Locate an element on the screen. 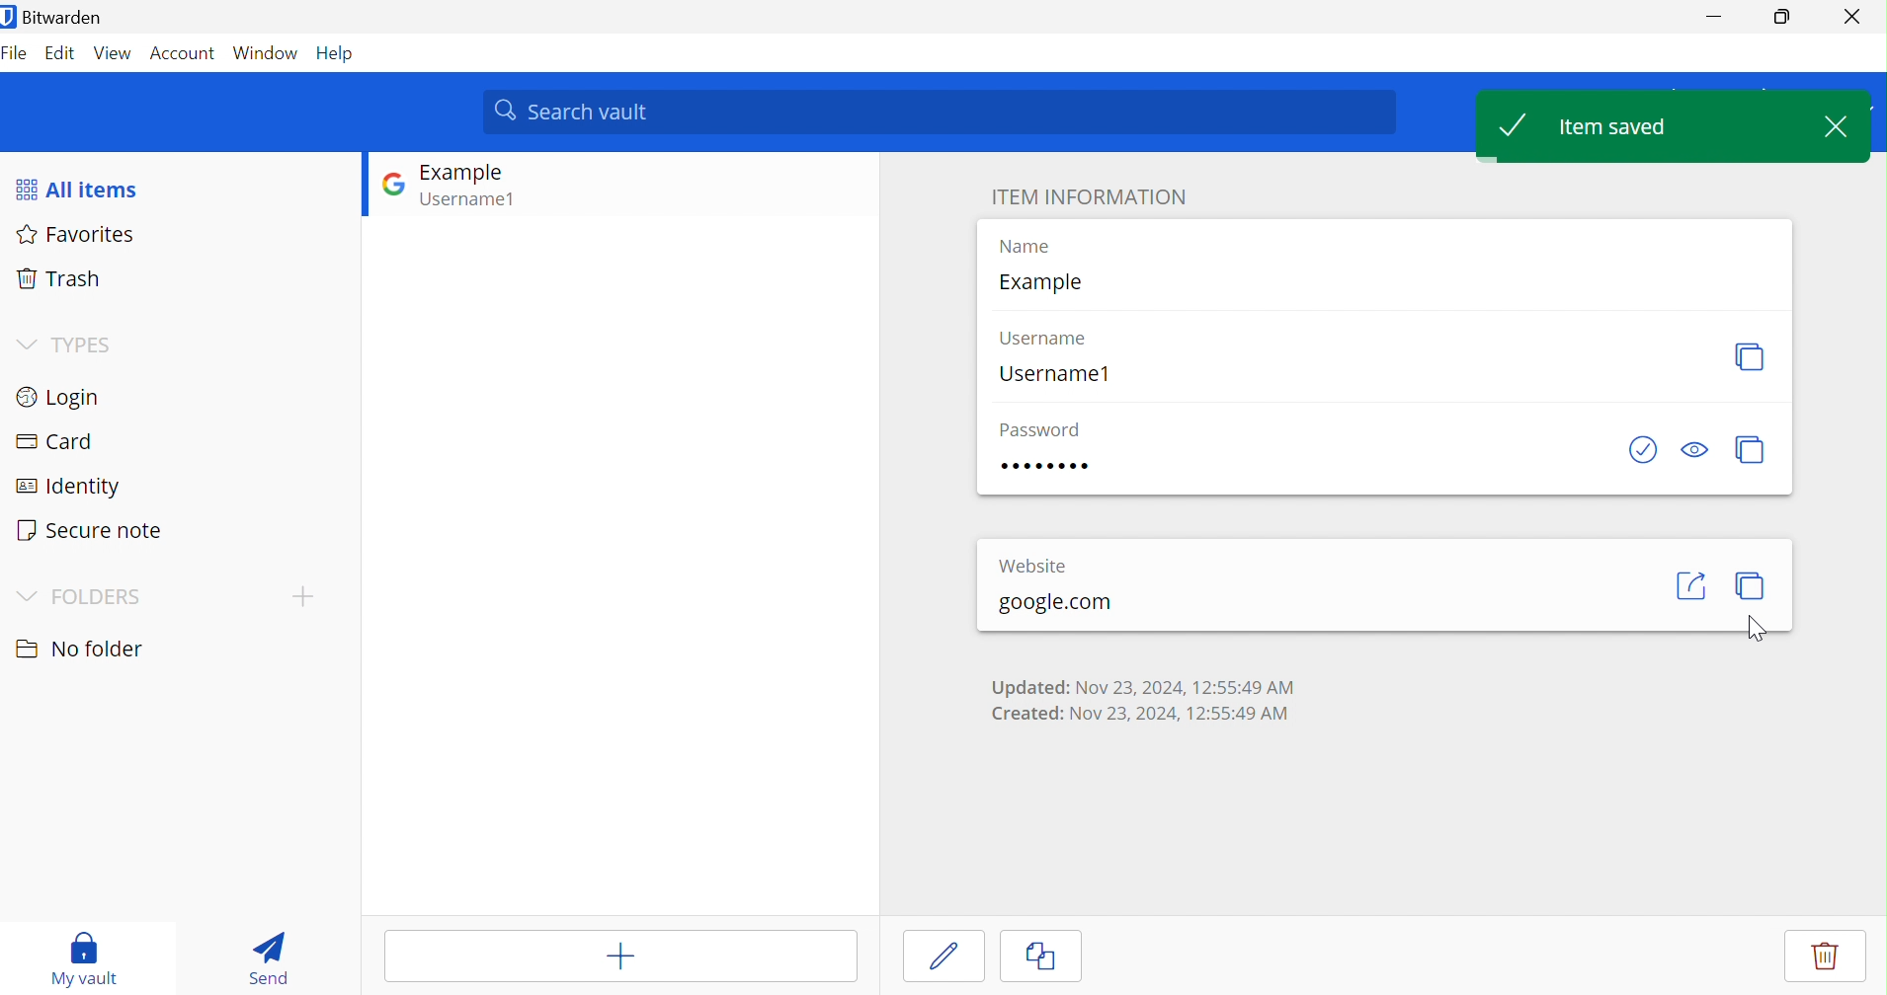  Account is located at coordinates (182, 52).